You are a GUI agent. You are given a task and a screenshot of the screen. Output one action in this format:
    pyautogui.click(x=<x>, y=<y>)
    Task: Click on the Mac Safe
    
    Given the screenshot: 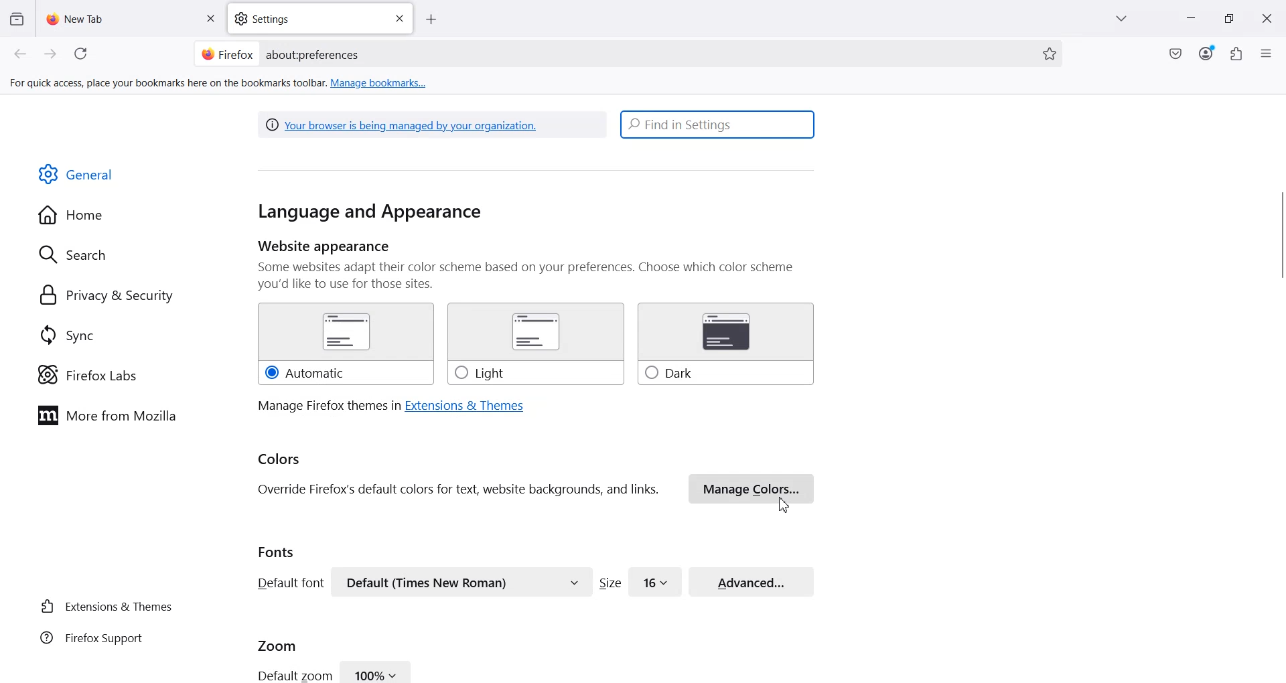 What is the action you would take?
    pyautogui.click(x=1175, y=54)
    